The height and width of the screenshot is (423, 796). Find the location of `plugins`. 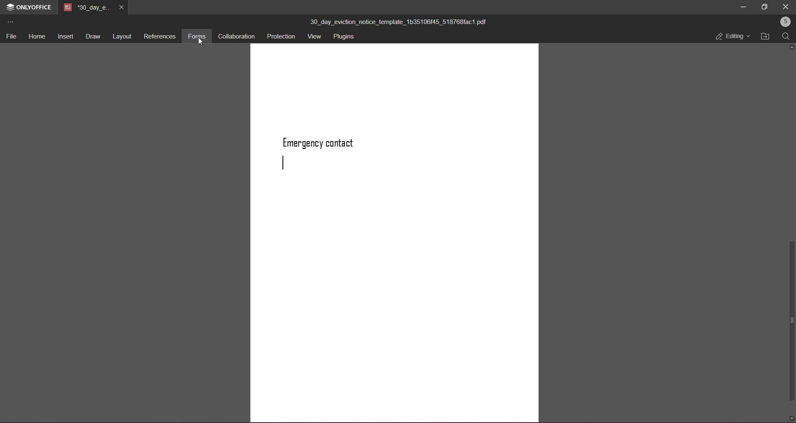

plugins is located at coordinates (346, 37).